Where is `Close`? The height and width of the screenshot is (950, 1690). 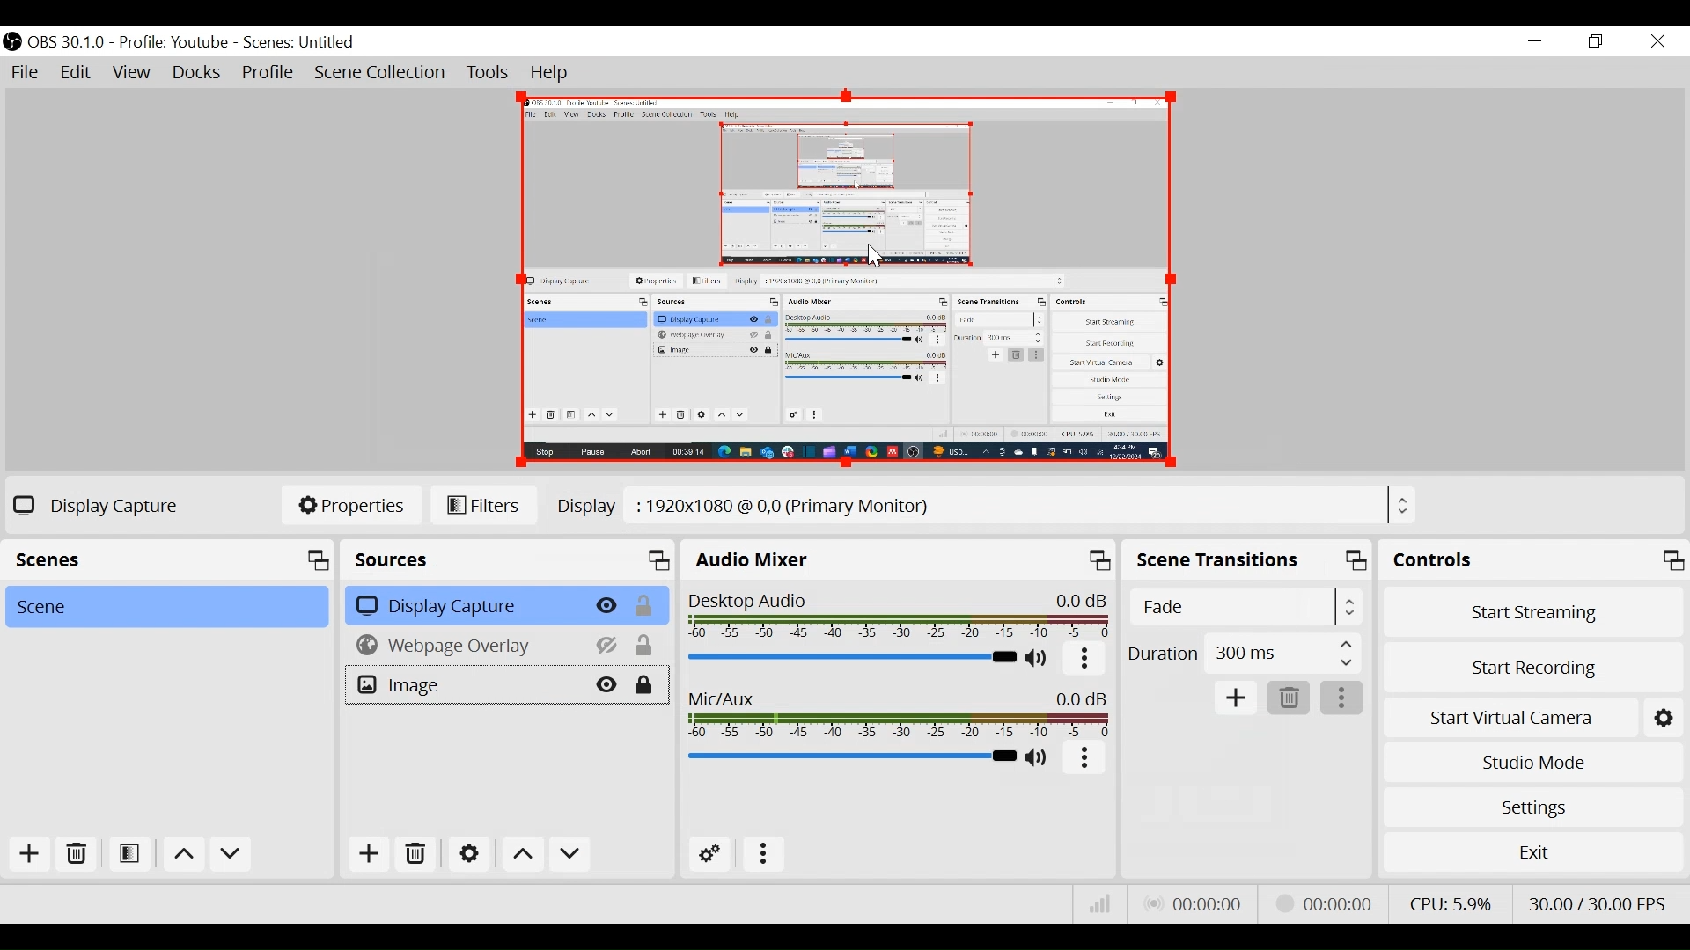 Close is located at coordinates (1659, 43).